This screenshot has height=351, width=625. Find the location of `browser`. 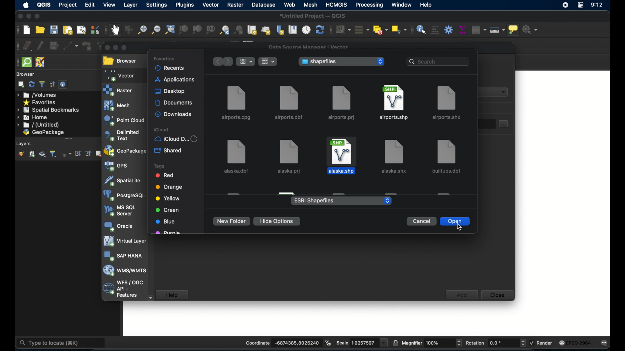

browser is located at coordinates (27, 74).